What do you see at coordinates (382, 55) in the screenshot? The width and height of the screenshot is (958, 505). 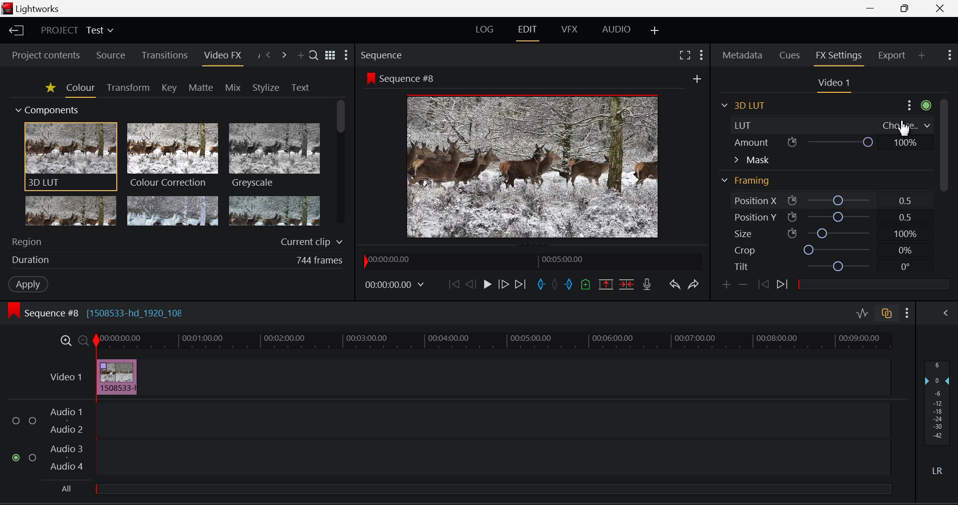 I see `Sequence Preview Section` at bounding box center [382, 55].